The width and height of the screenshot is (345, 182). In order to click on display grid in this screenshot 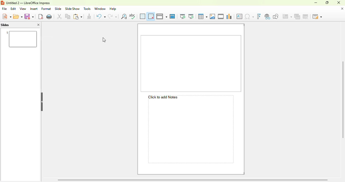, I will do `click(142, 16)`.